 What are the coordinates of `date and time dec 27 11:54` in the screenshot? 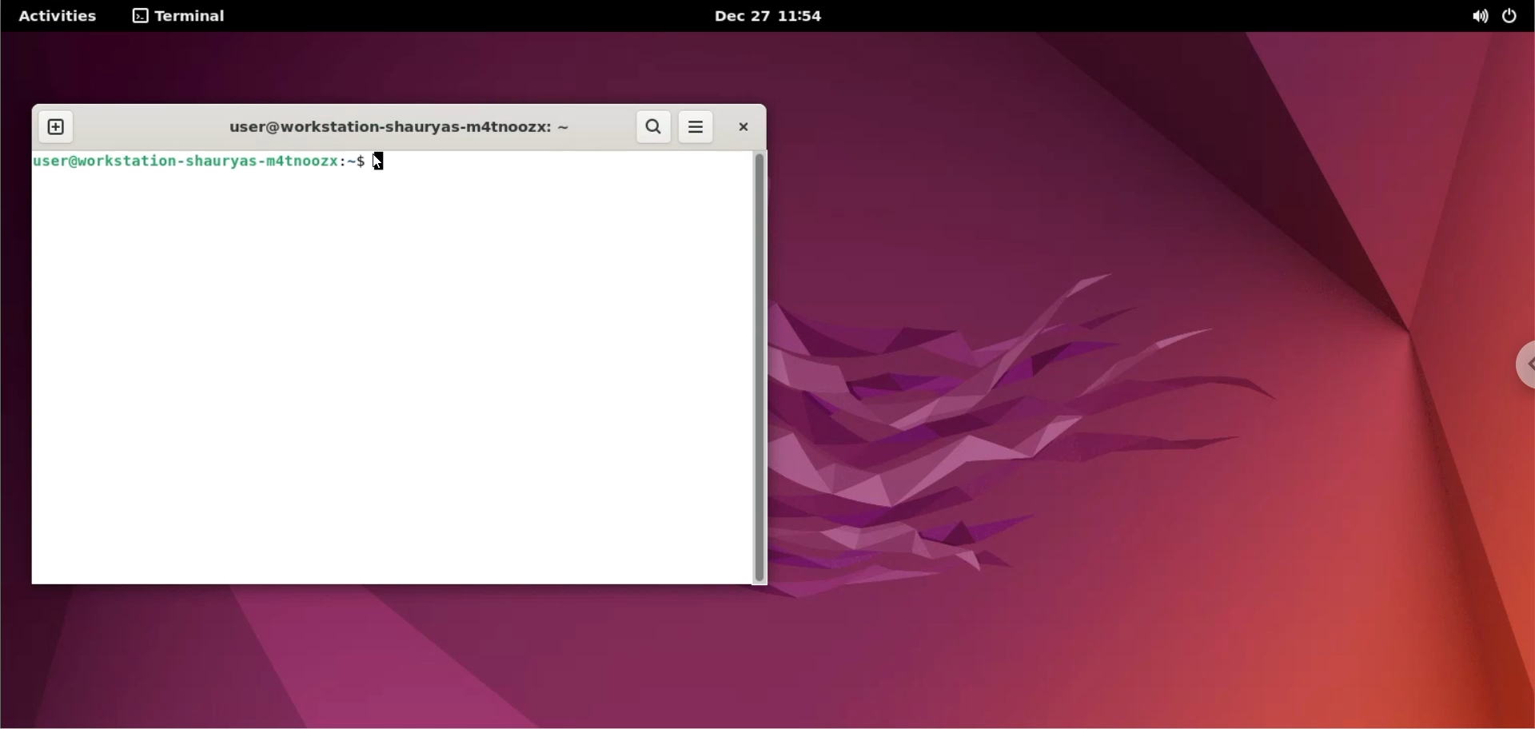 It's located at (775, 18).